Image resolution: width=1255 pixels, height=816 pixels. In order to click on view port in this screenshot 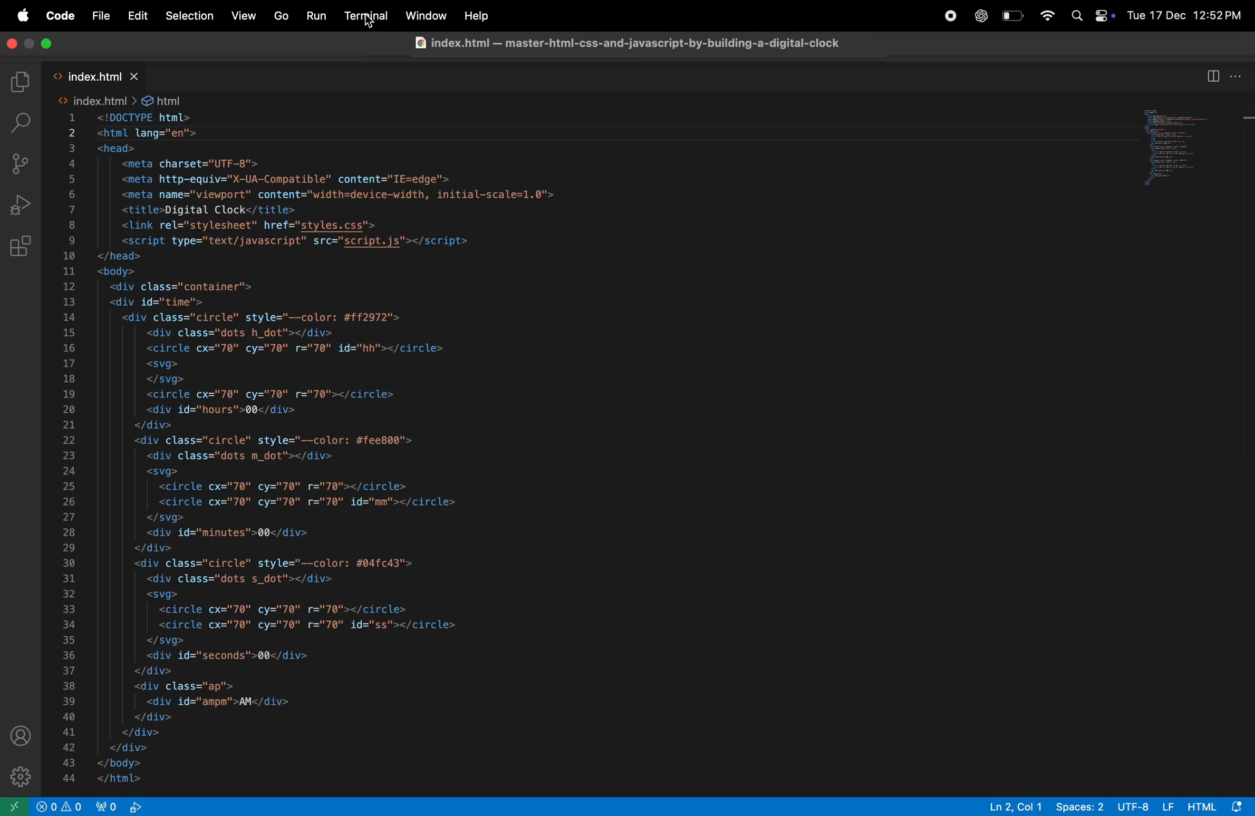, I will do `click(126, 807)`.